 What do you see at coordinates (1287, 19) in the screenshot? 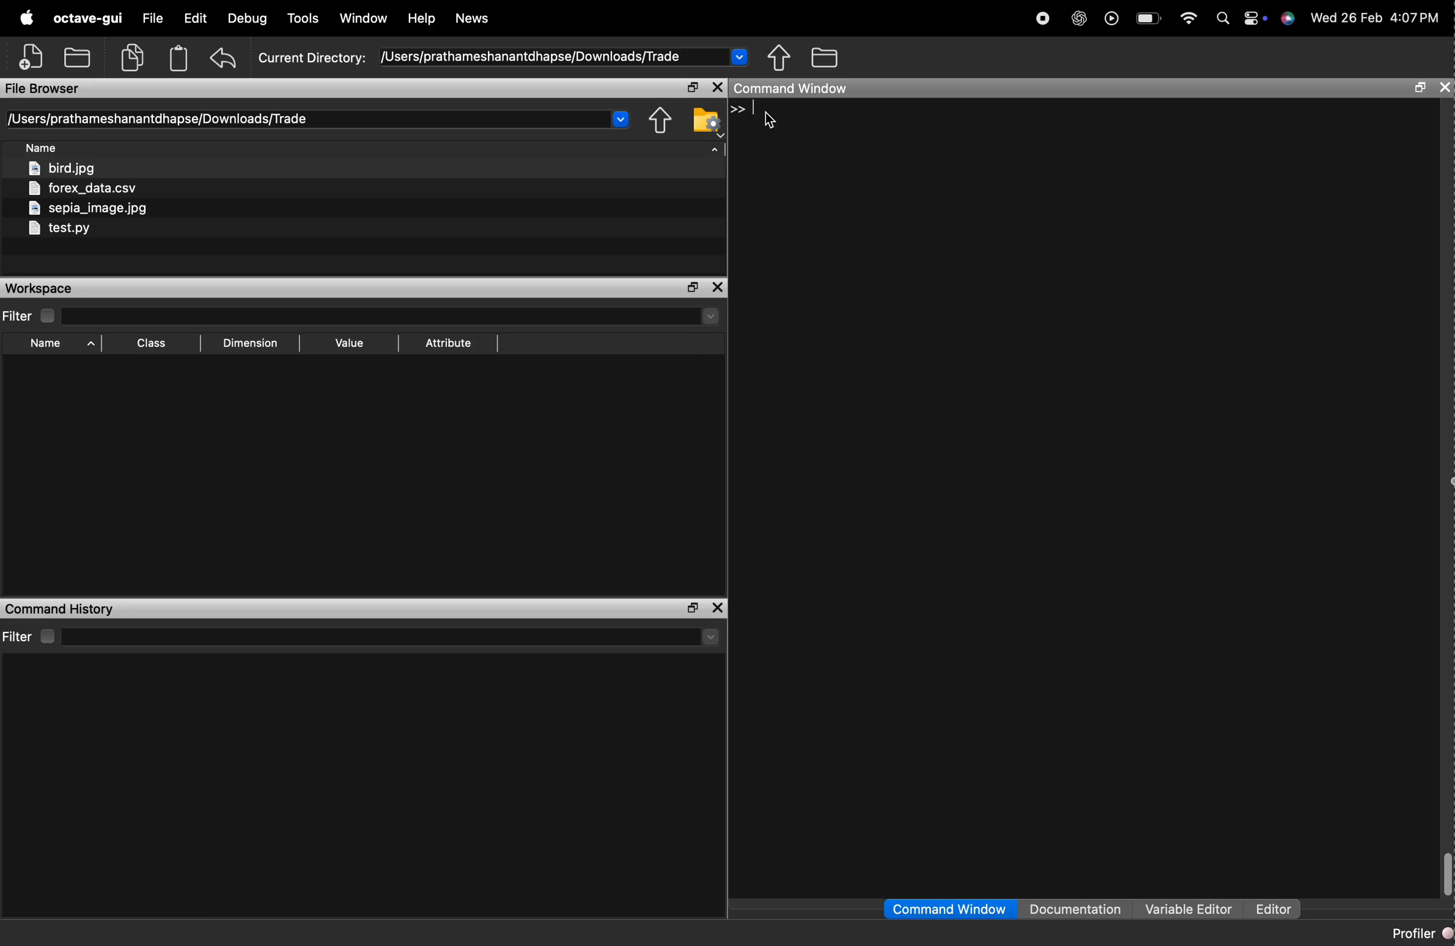
I see `support` at bounding box center [1287, 19].